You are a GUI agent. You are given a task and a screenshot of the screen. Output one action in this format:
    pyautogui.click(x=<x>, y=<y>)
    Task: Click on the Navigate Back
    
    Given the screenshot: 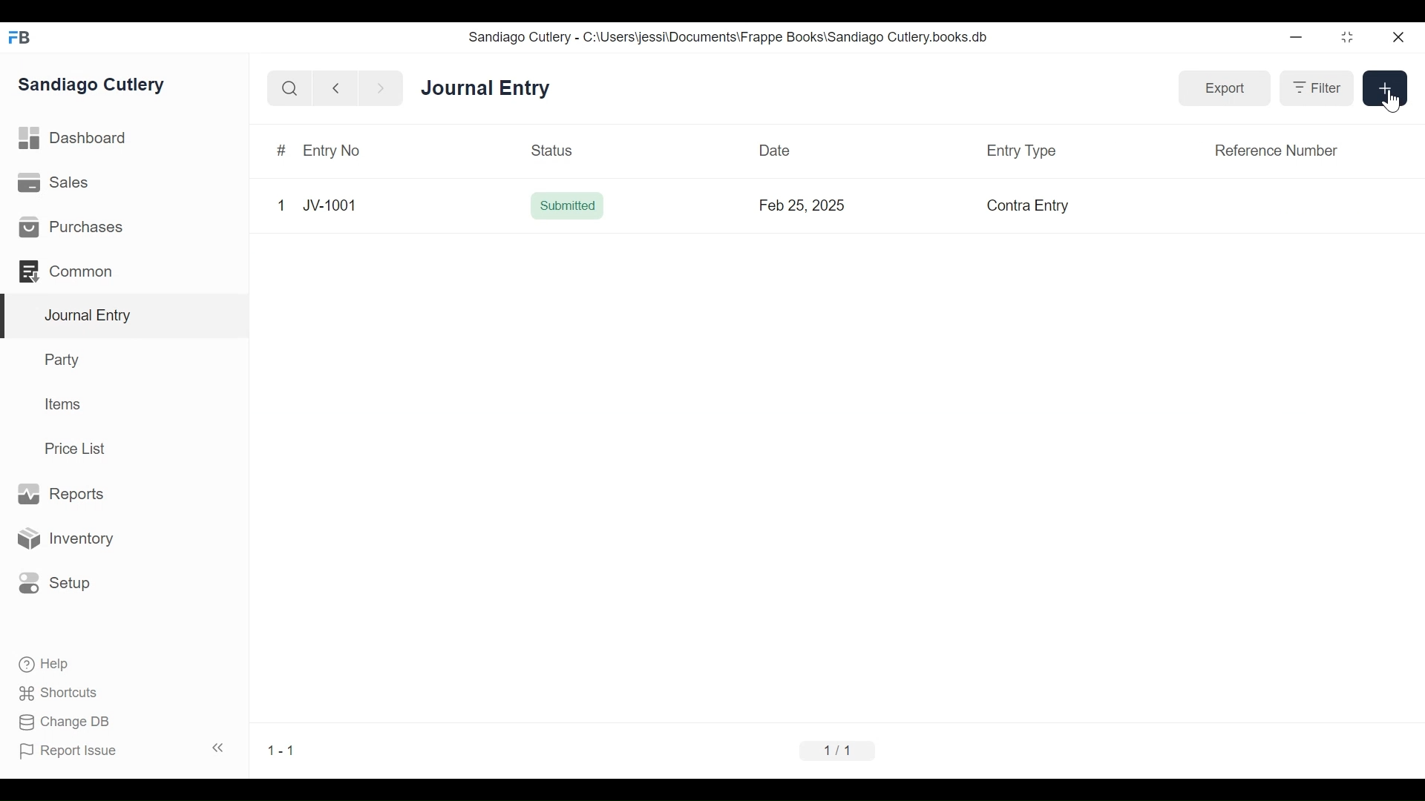 What is the action you would take?
    pyautogui.click(x=336, y=89)
    